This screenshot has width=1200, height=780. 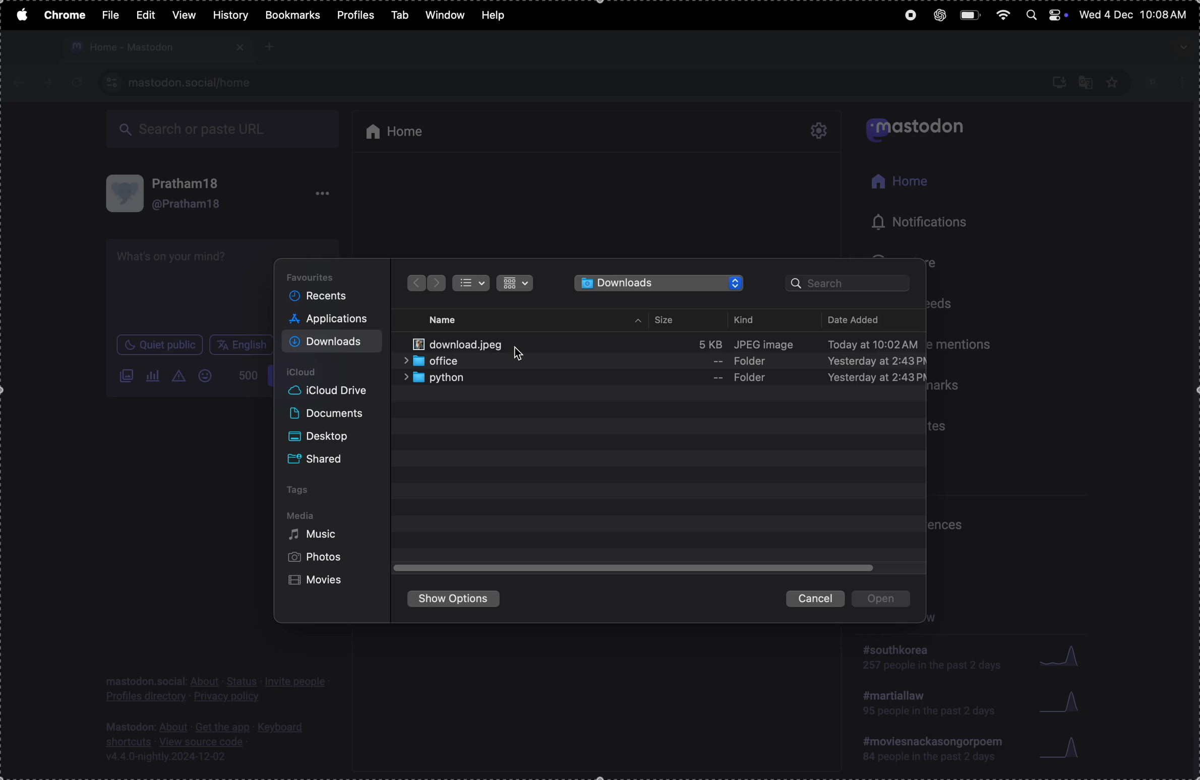 I want to click on icon views, so click(x=515, y=284).